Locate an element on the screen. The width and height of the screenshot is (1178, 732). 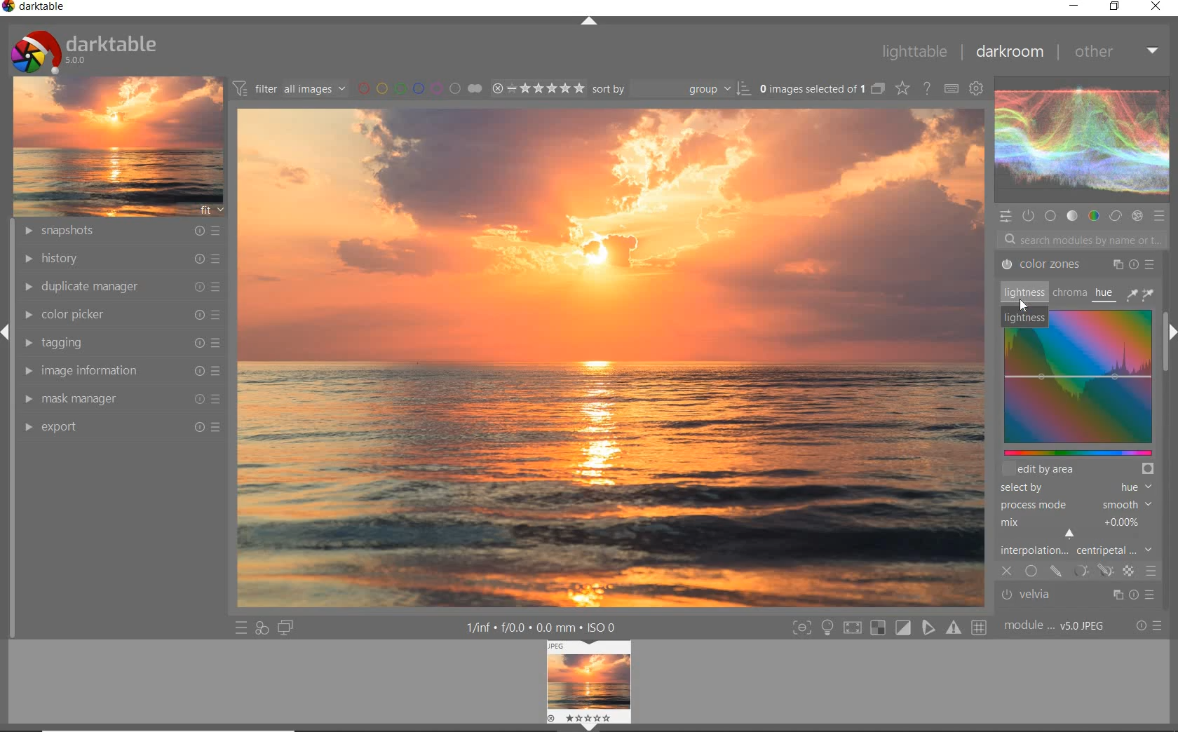
COLOR PICKER is located at coordinates (125, 313).